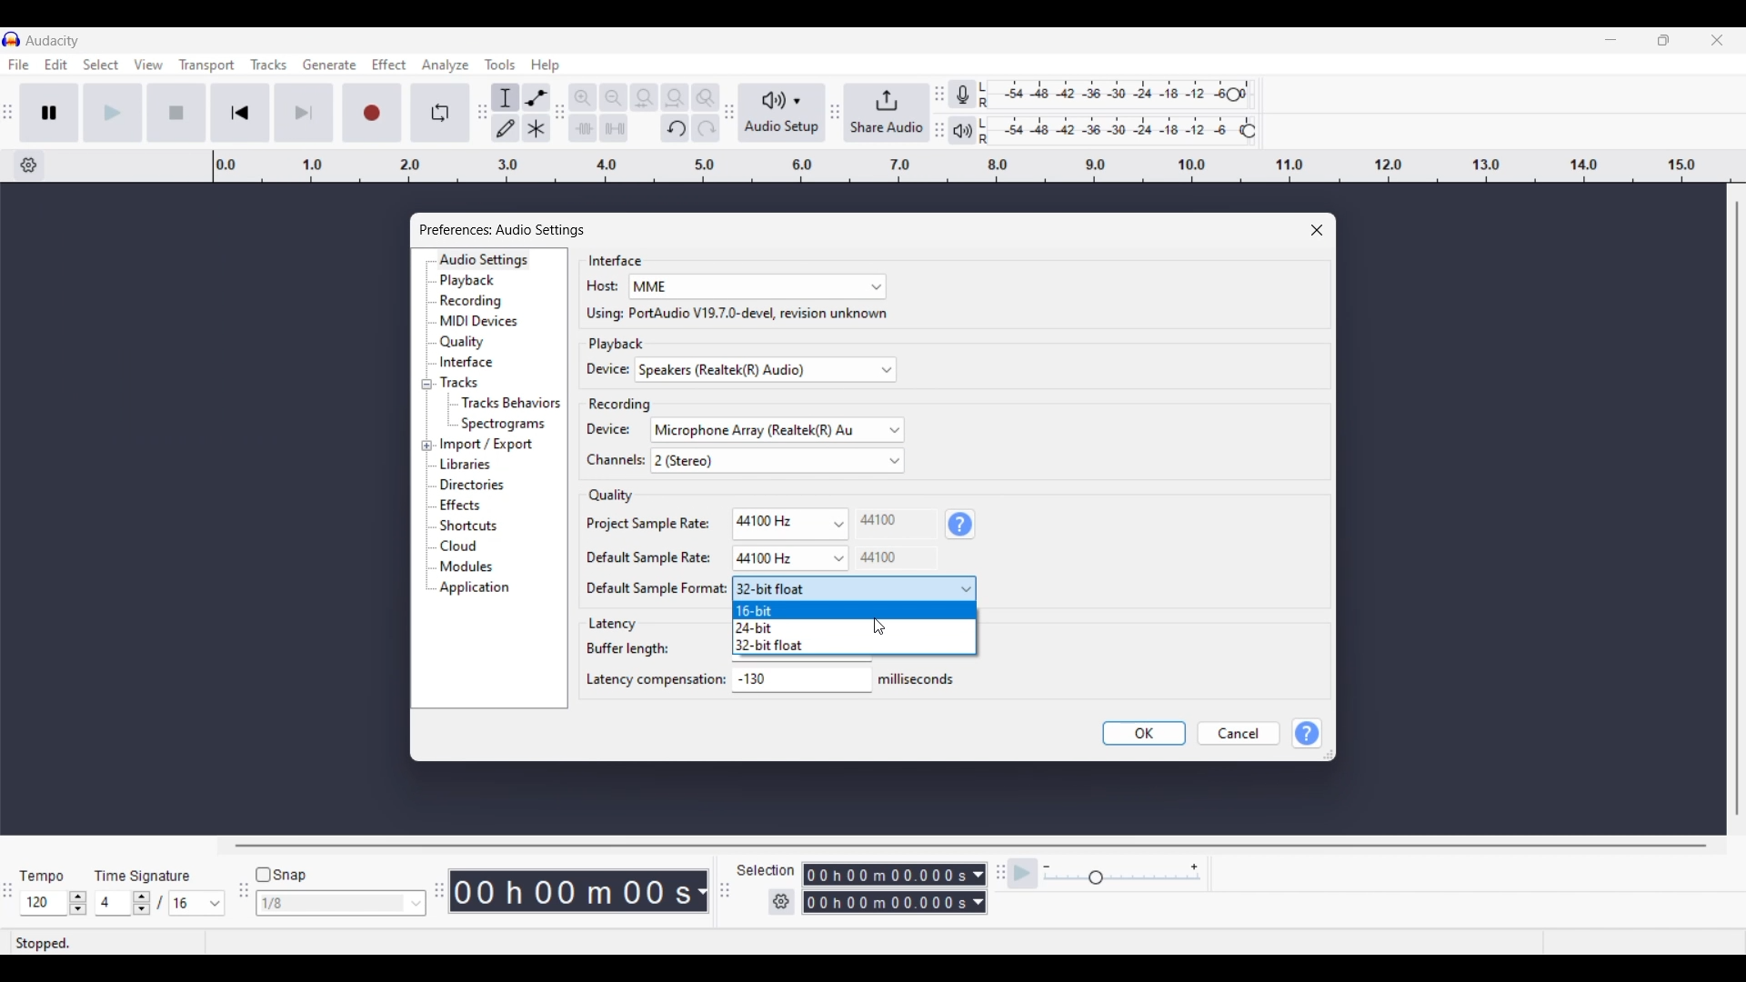  I want to click on Default Sample Format:, so click(646, 590).